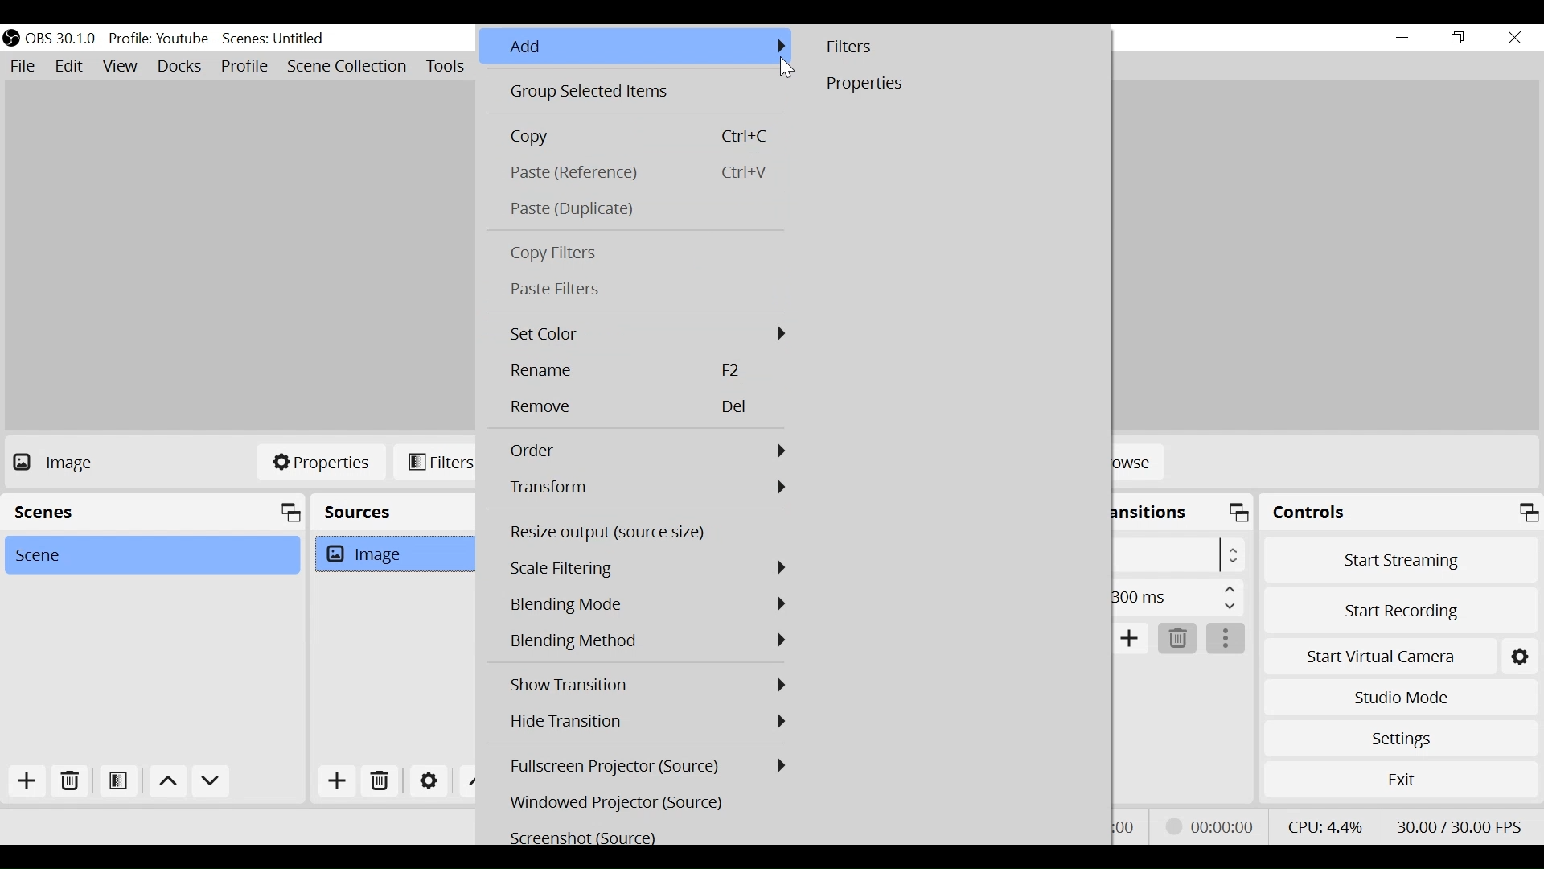 This screenshot has width=1544, height=869. I want to click on CPU Usage, so click(1330, 826).